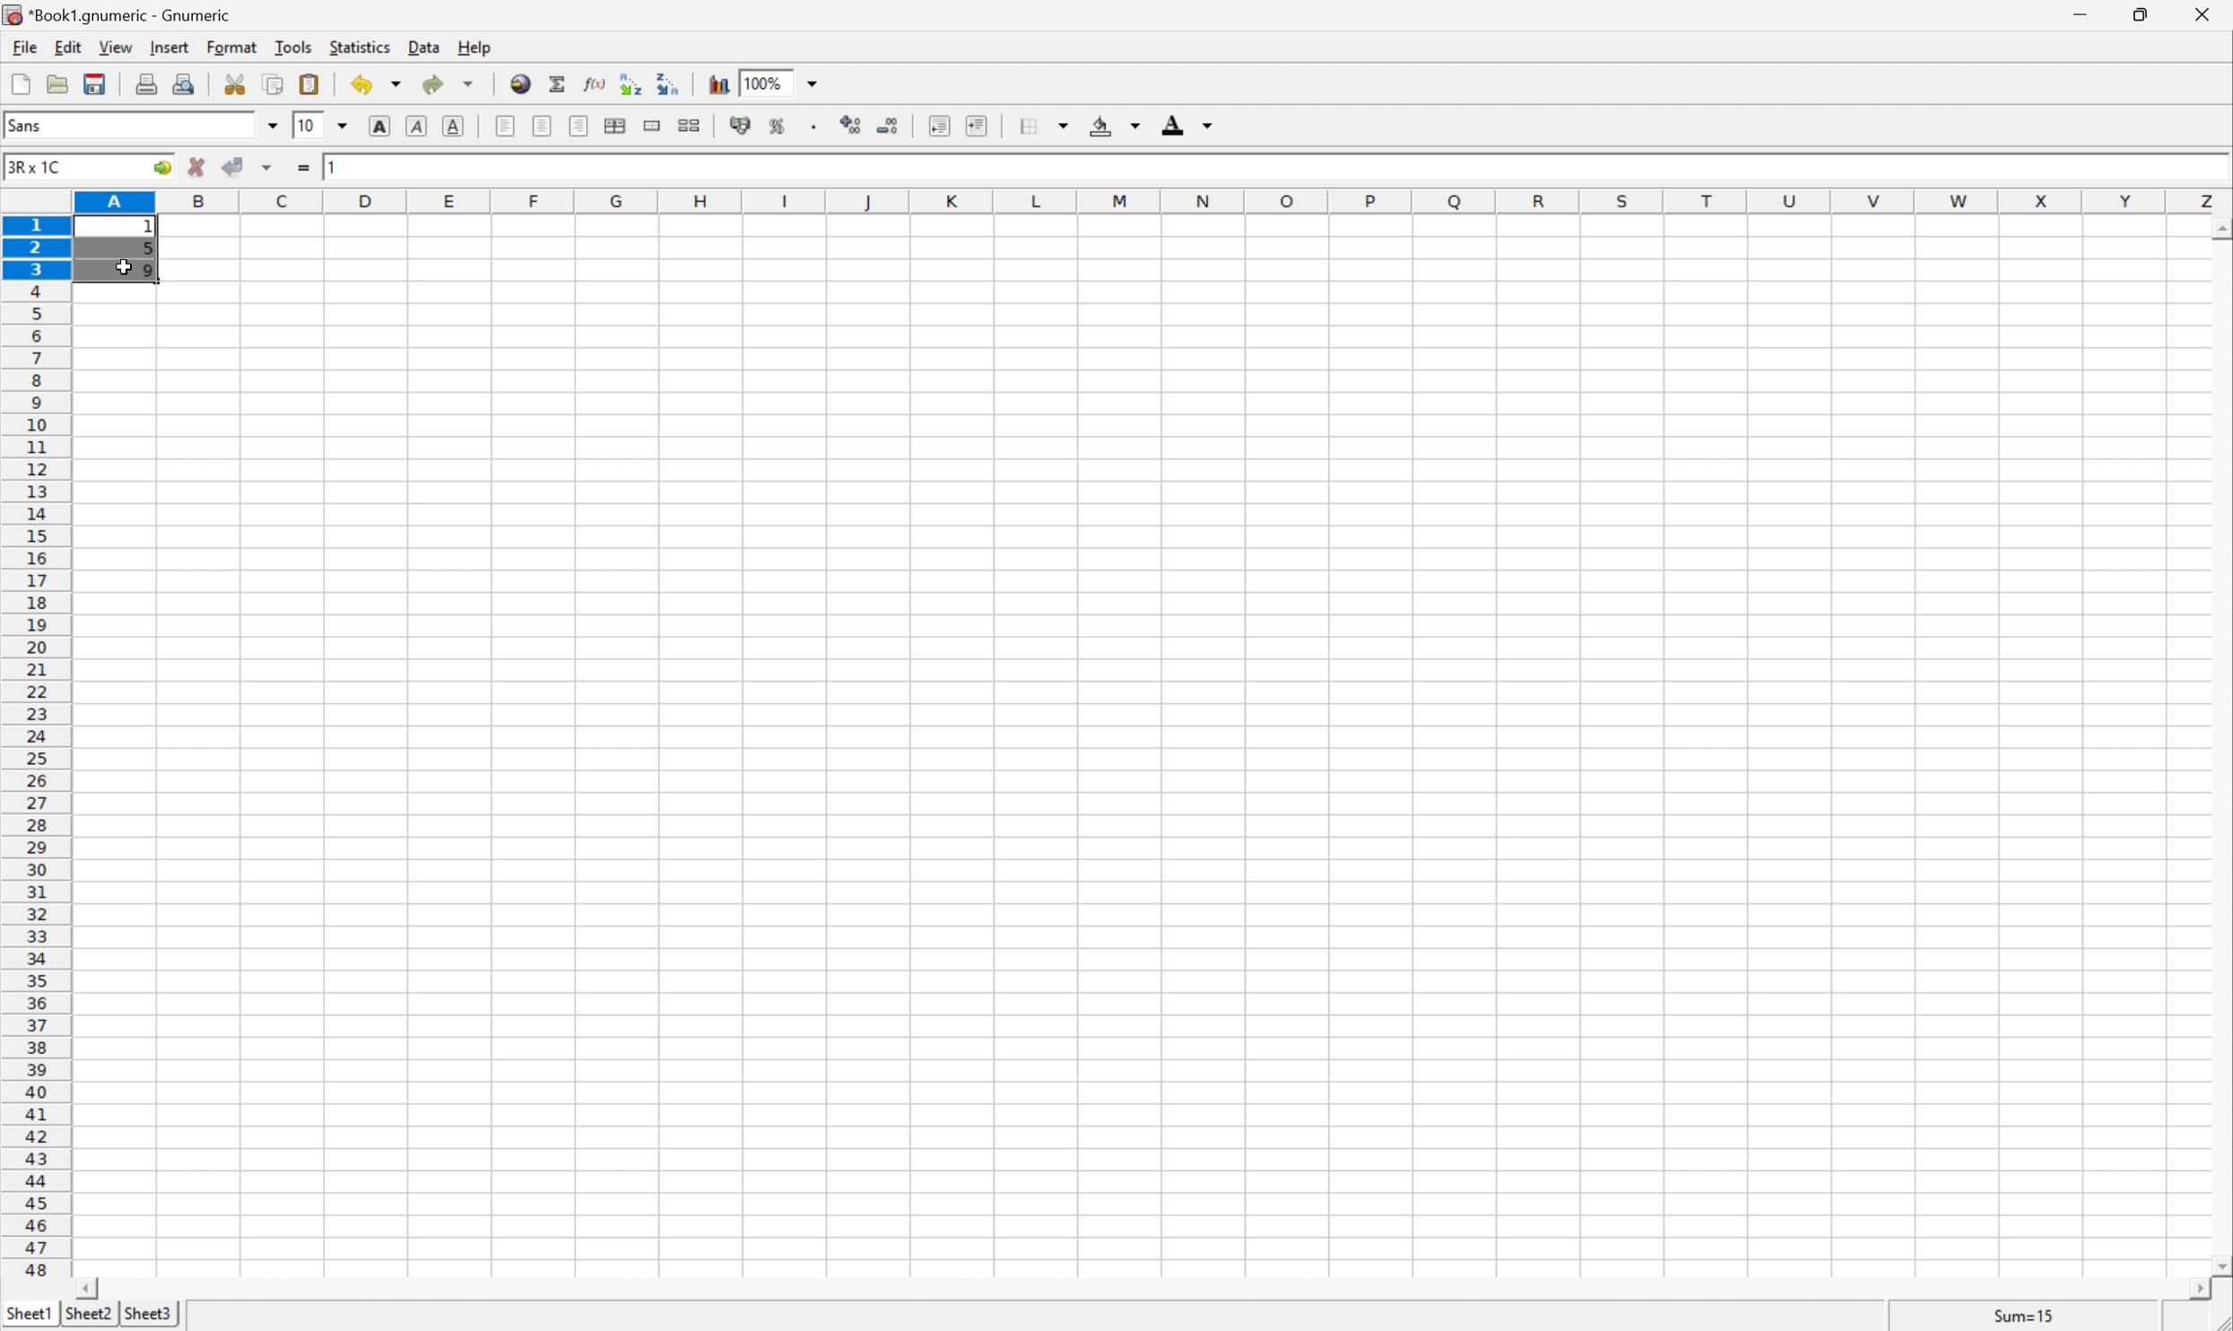  What do you see at coordinates (2024, 1315) in the screenshot?
I see `sum=15` at bounding box center [2024, 1315].